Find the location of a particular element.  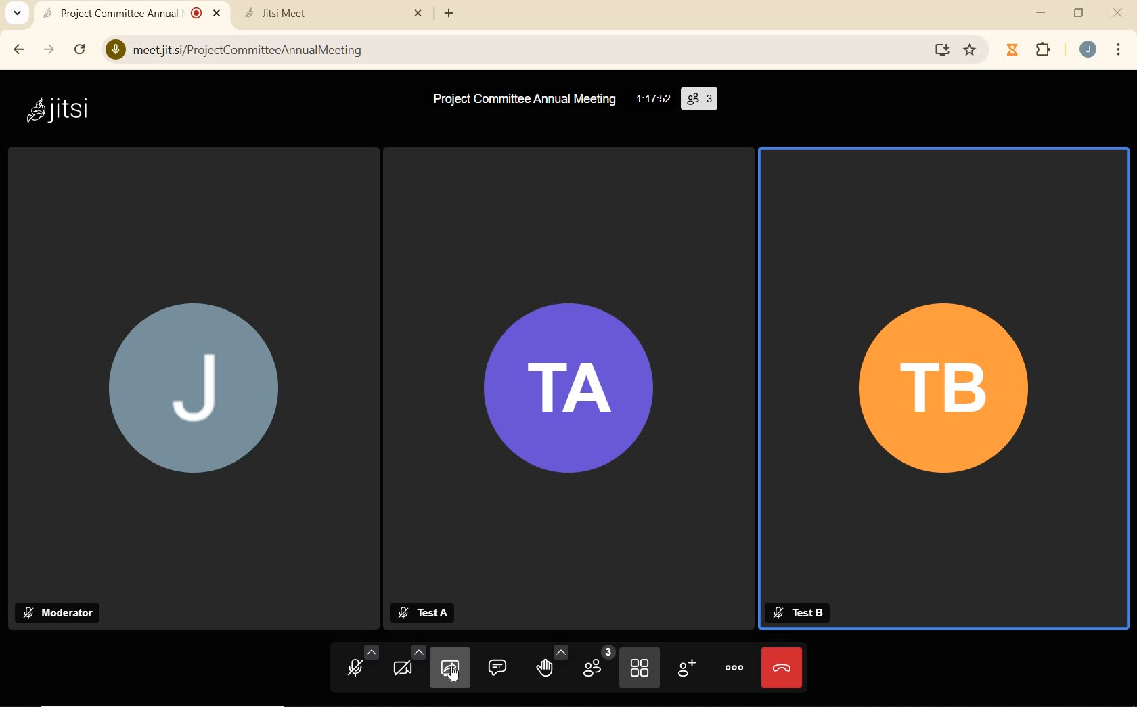

FORWARD is located at coordinates (51, 49).